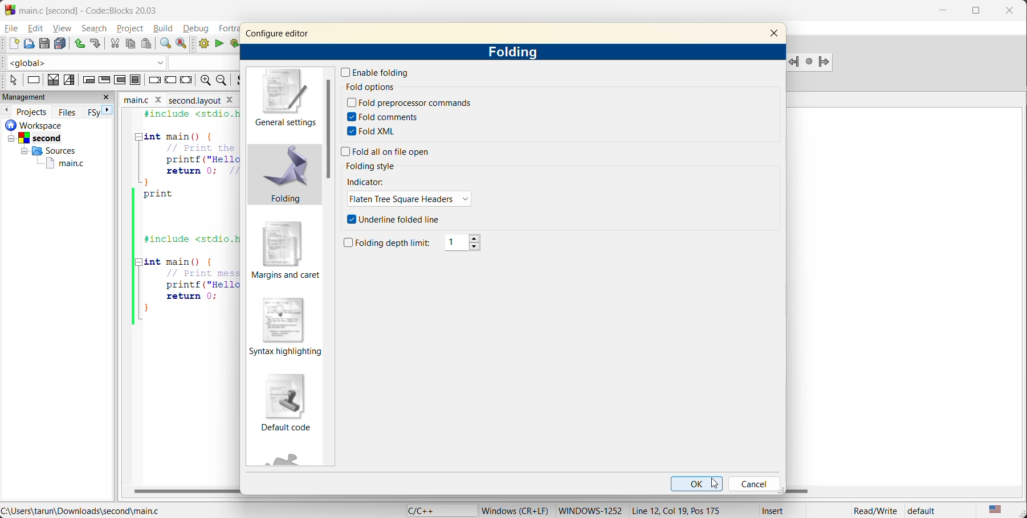 Image resolution: width=1027 pixels, height=518 pixels. What do you see at coordinates (228, 29) in the screenshot?
I see `fortran` at bounding box center [228, 29].